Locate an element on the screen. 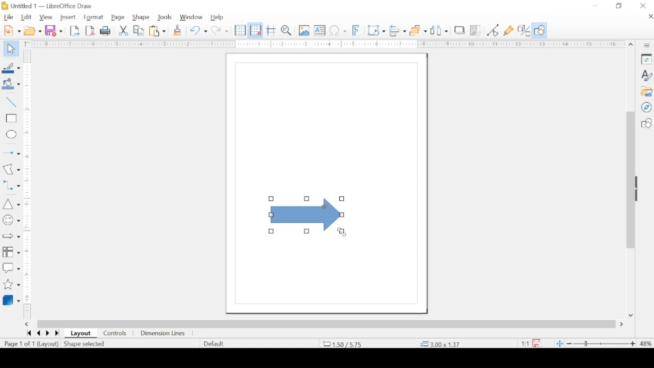 The height and width of the screenshot is (368, 654). resize handle is located at coordinates (272, 232).